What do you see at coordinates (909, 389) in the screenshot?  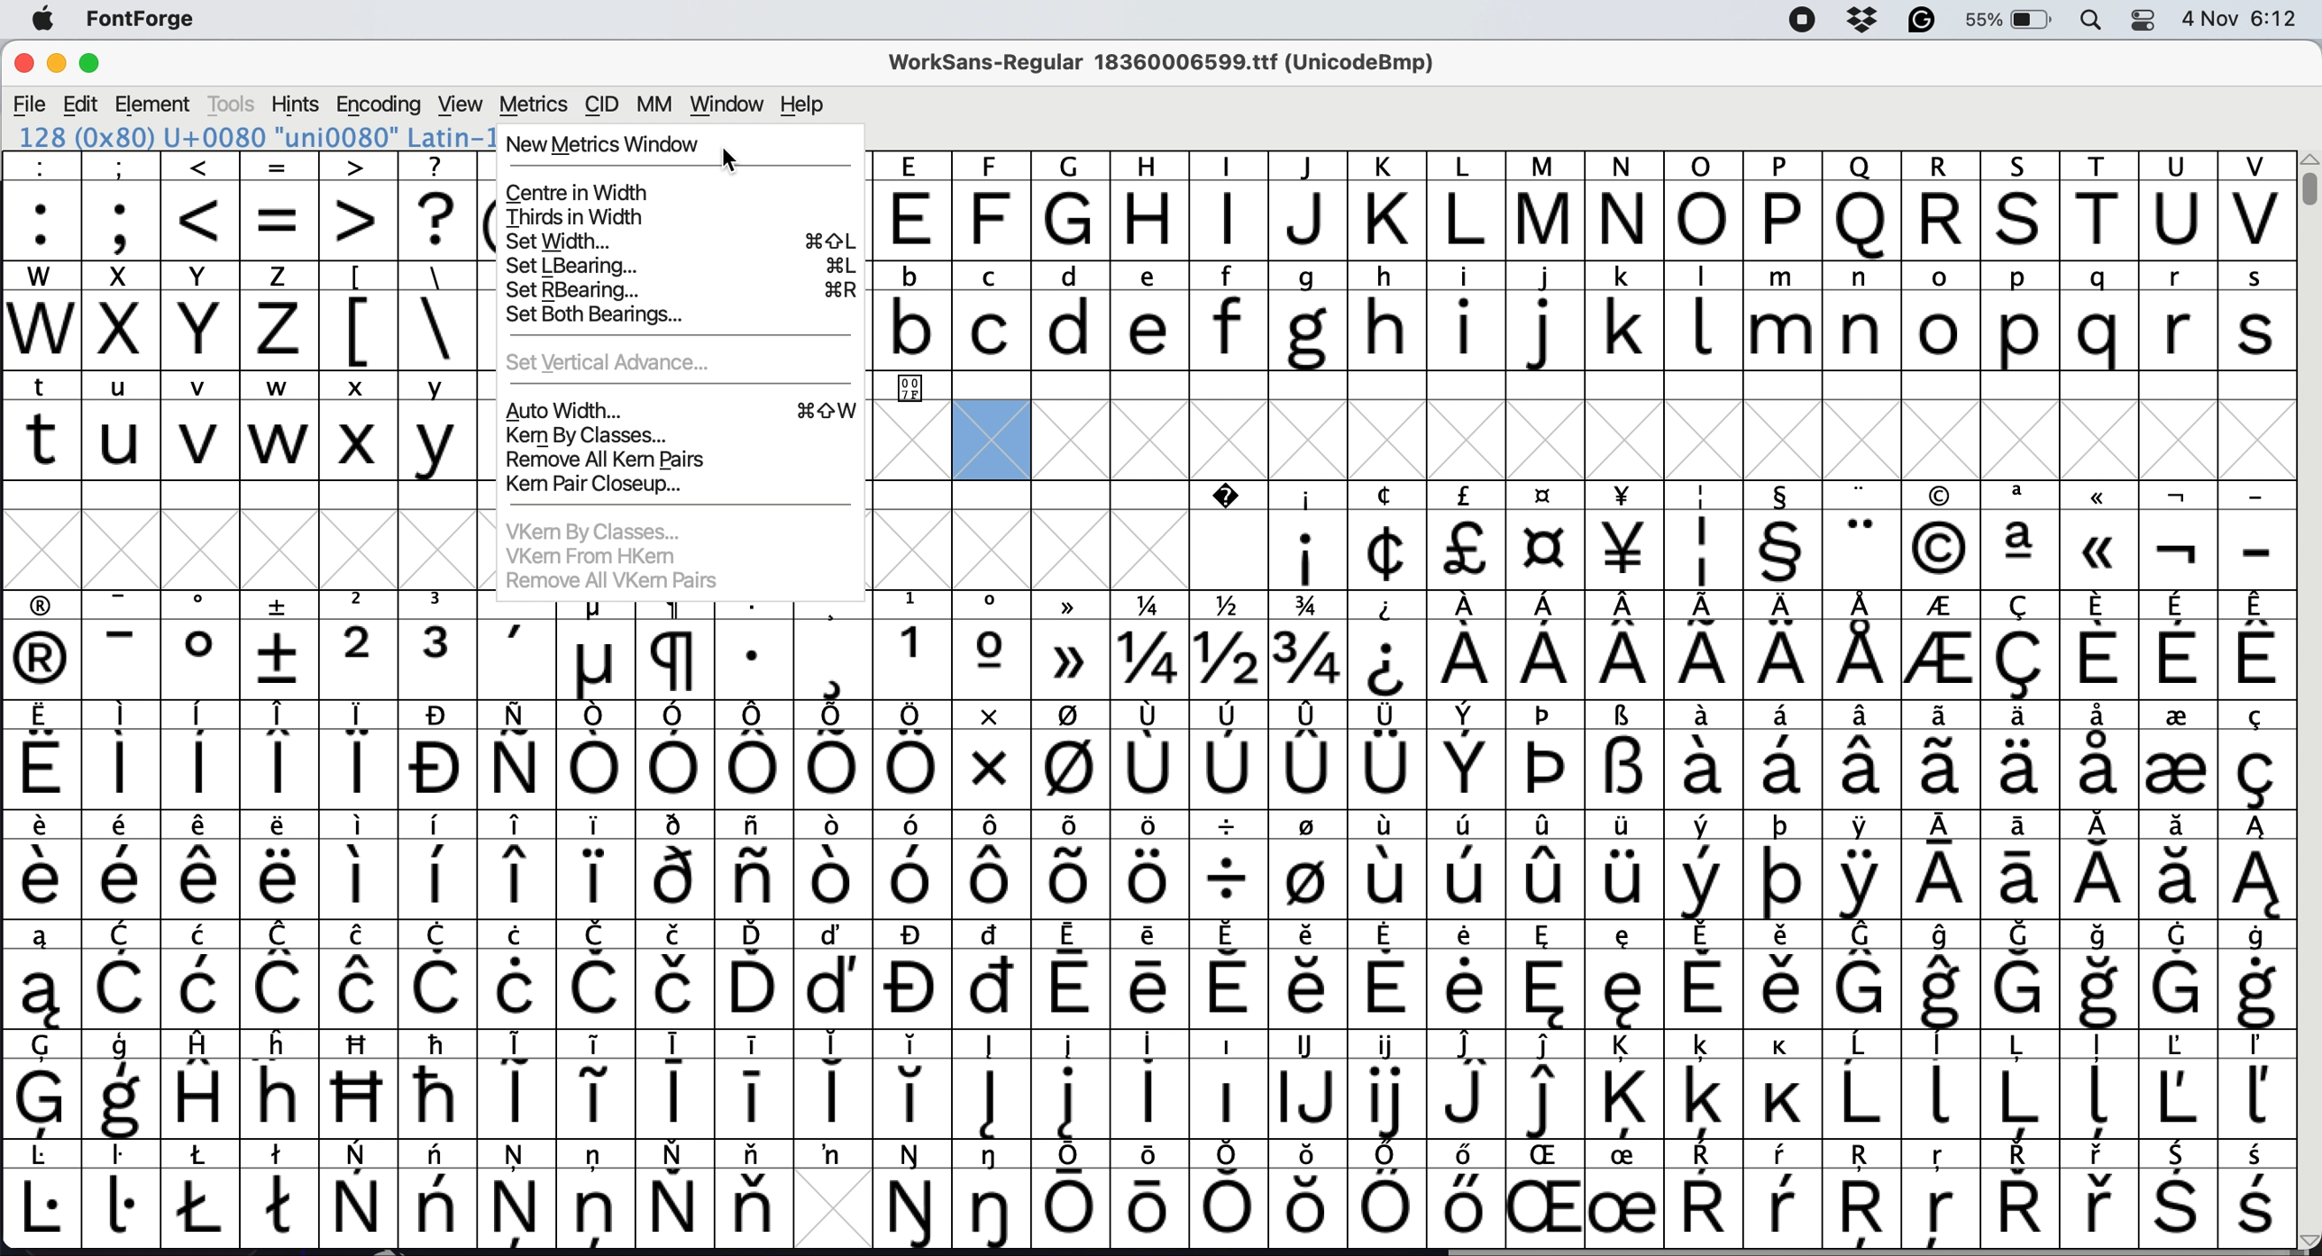 I see `special character` at bounding box center [909, 389].